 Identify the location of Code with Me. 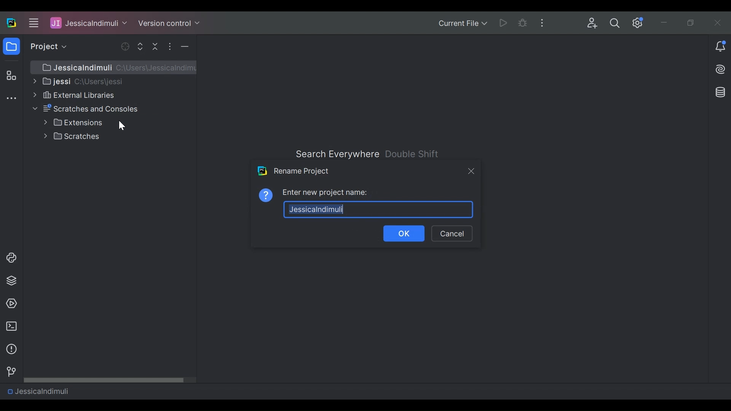
(592, 23).